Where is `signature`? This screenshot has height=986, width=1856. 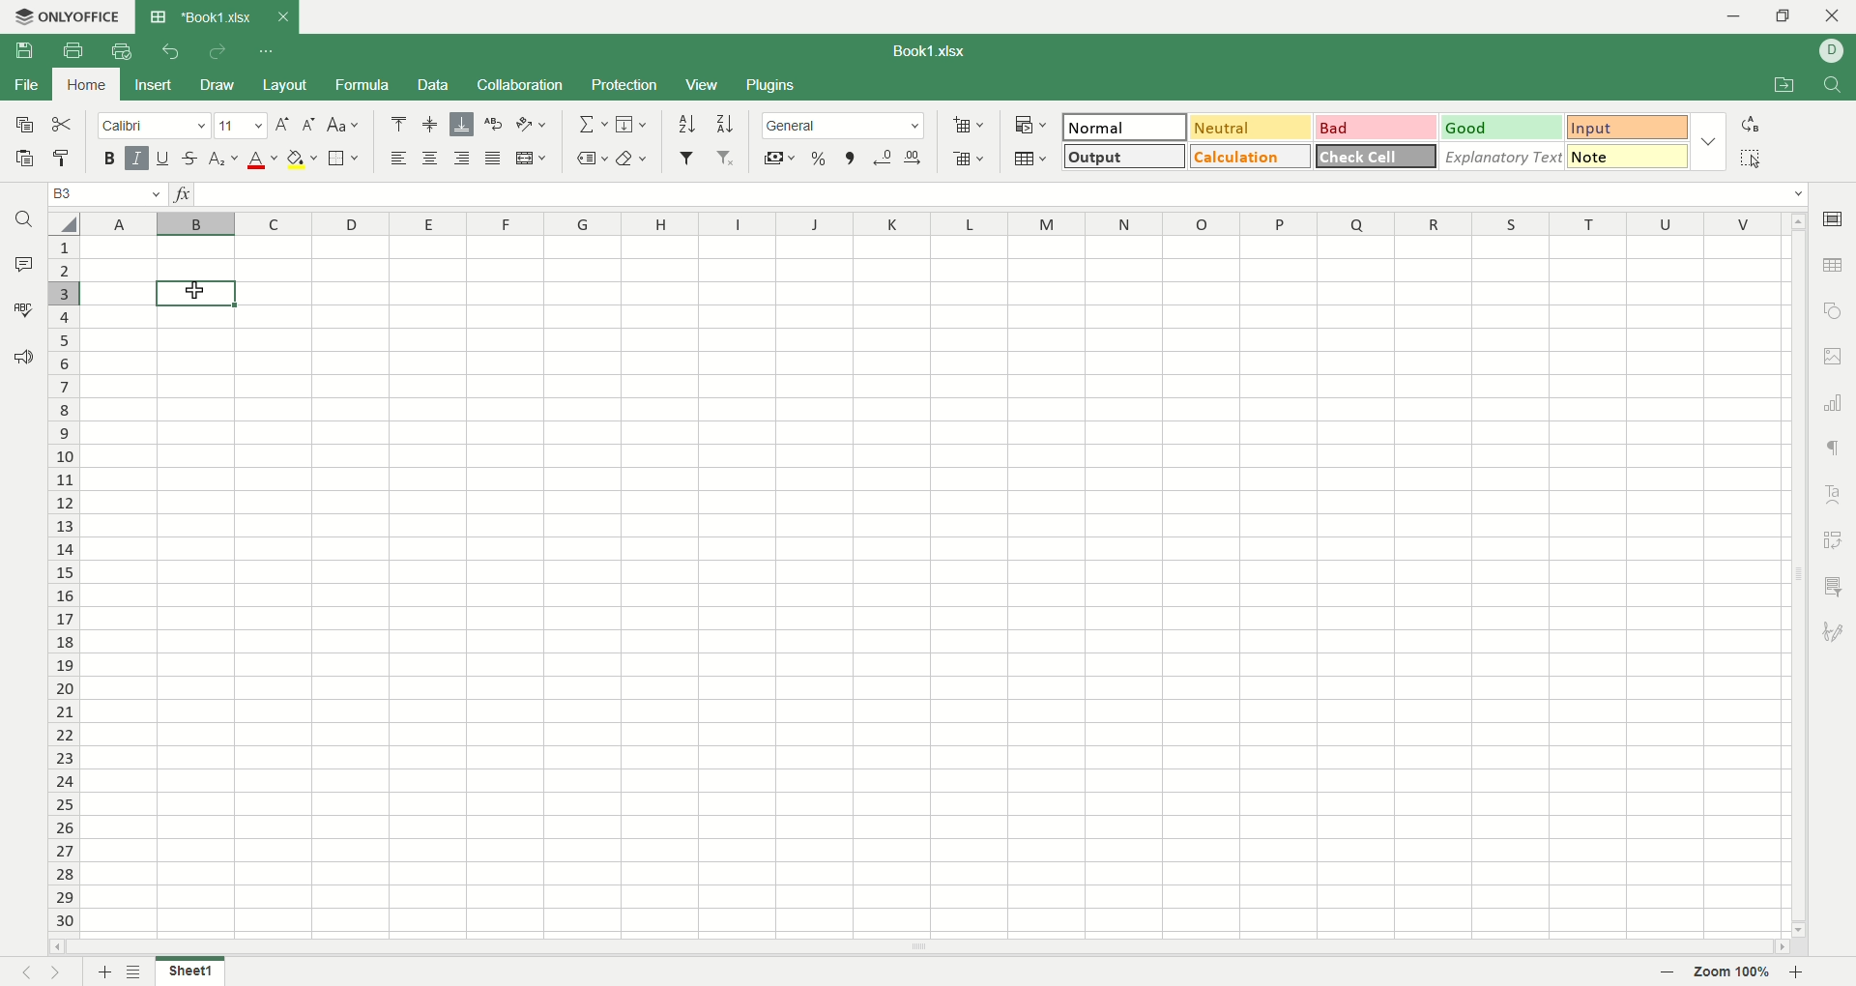
signature is located at coordinates (1837, 628).